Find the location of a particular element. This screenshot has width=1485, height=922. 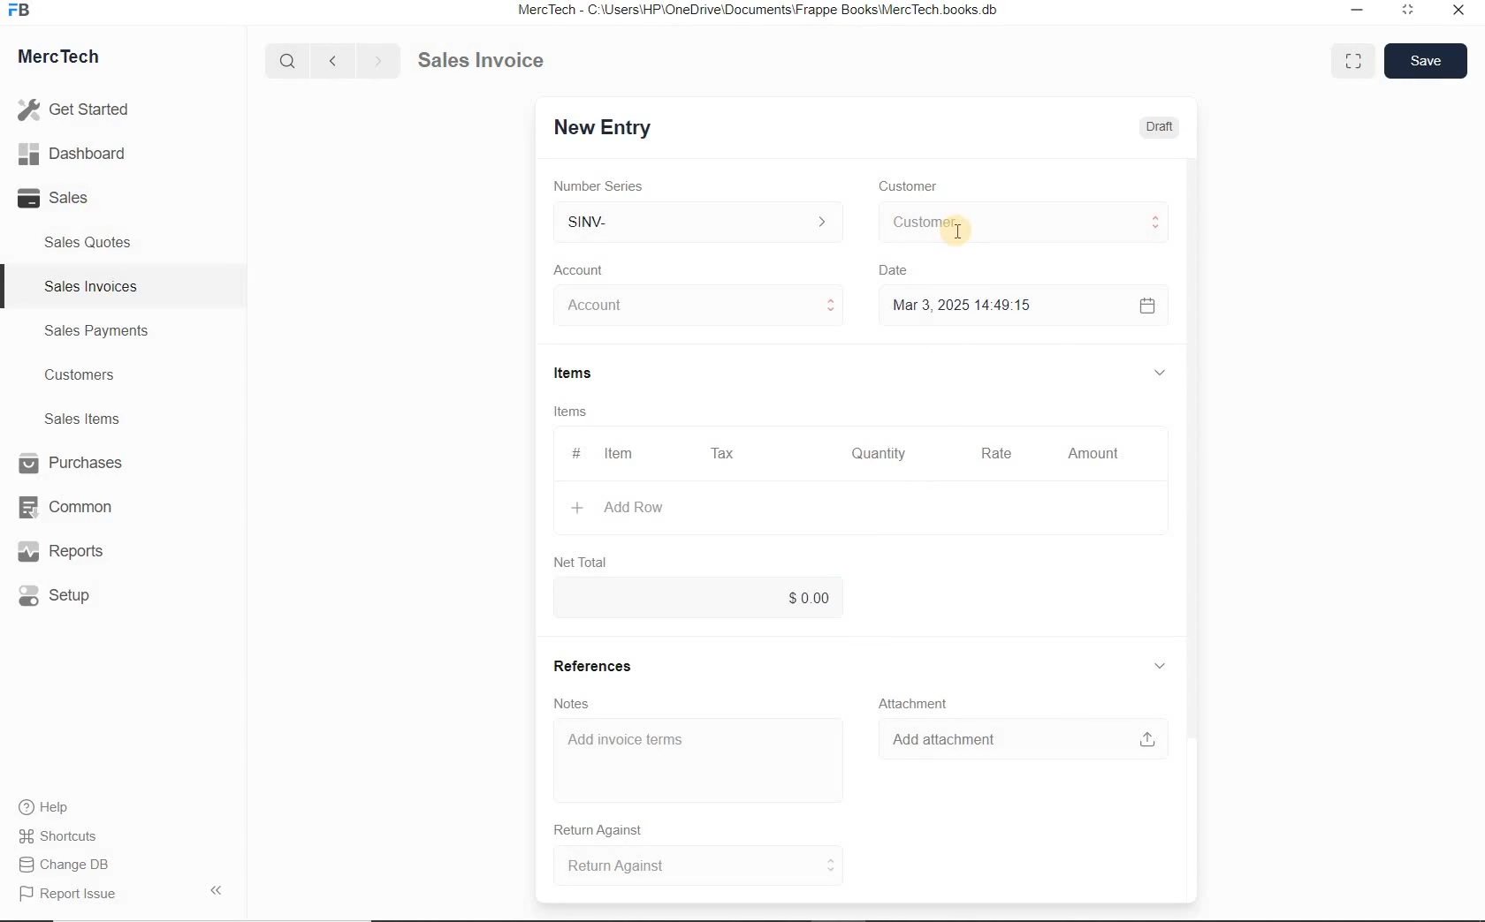

Dashboard is located at coordinates (80, 155).